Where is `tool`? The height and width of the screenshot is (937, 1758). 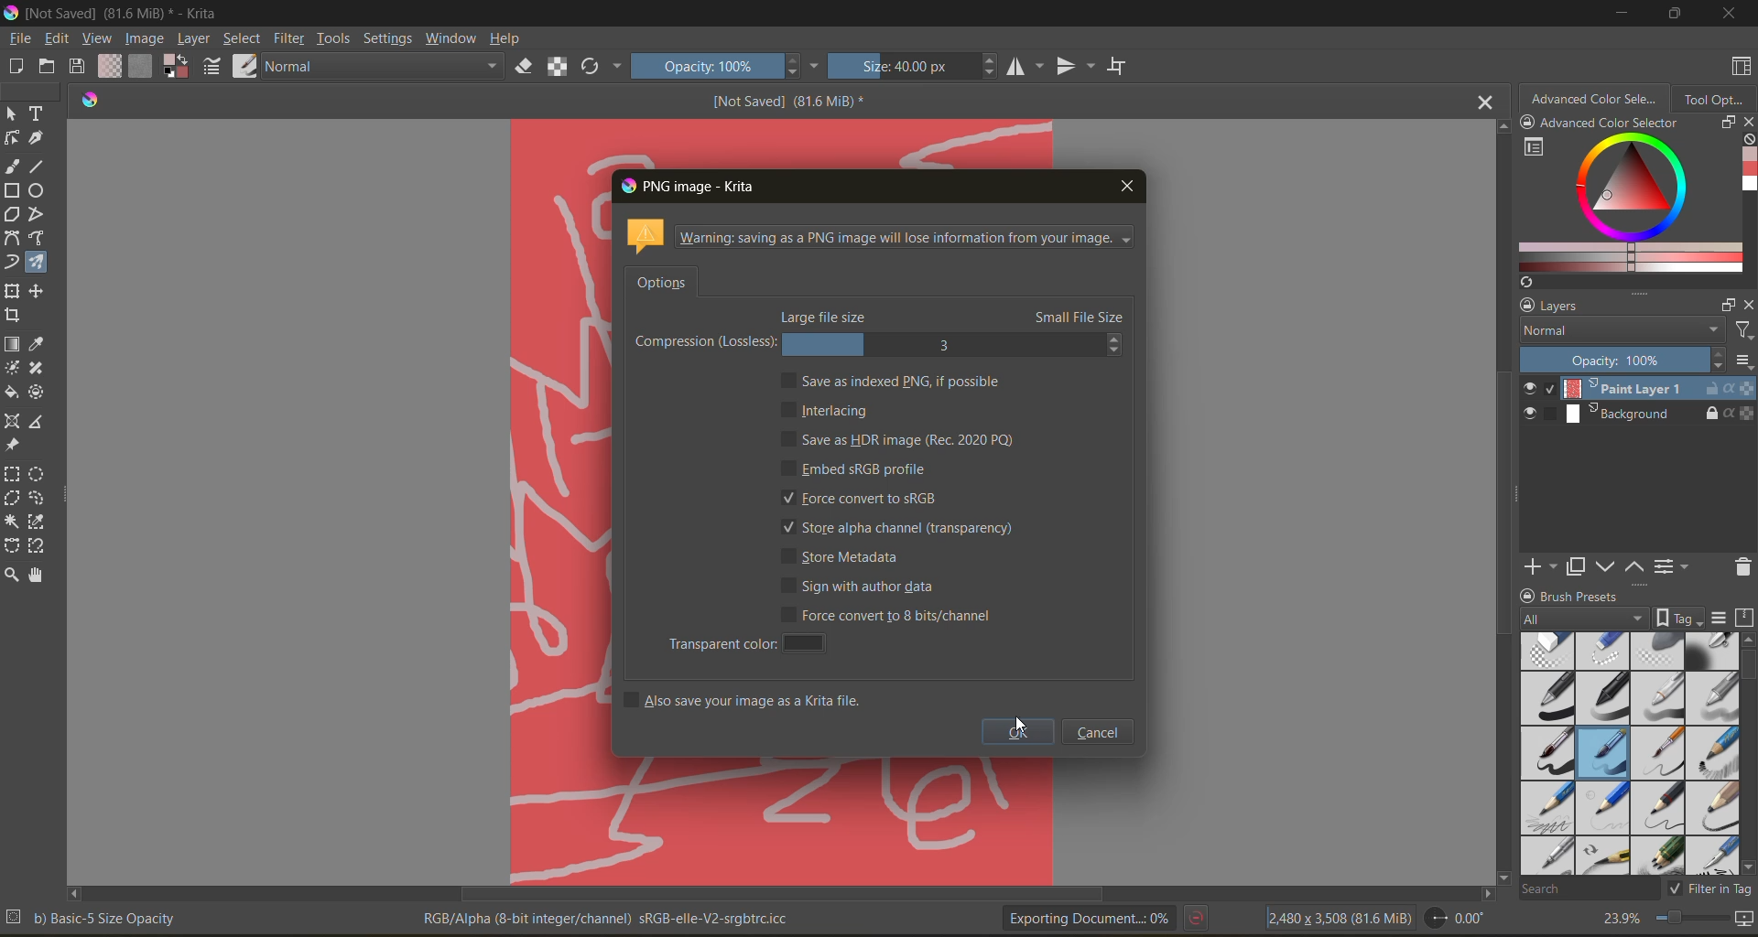 tool is located at coordinates (13, 370).